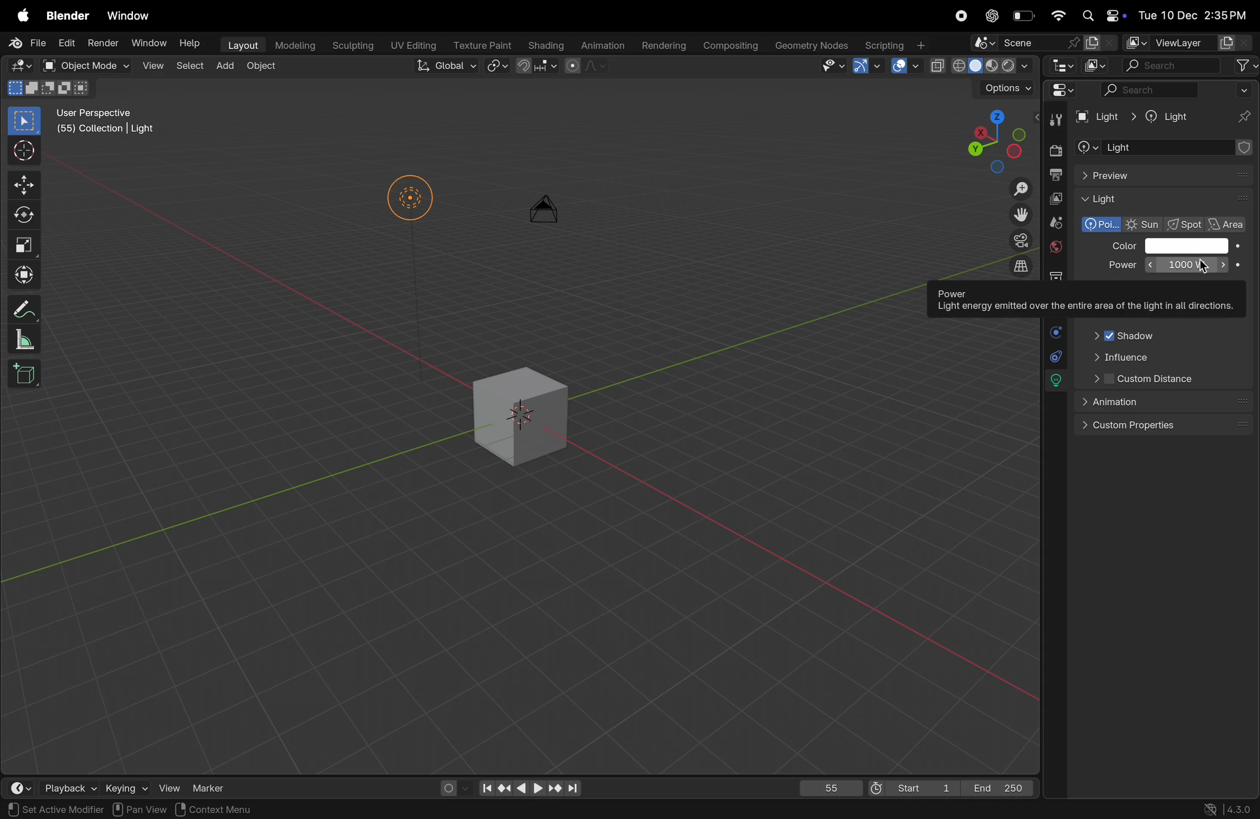  I want to click on Window, so click(148, 43).